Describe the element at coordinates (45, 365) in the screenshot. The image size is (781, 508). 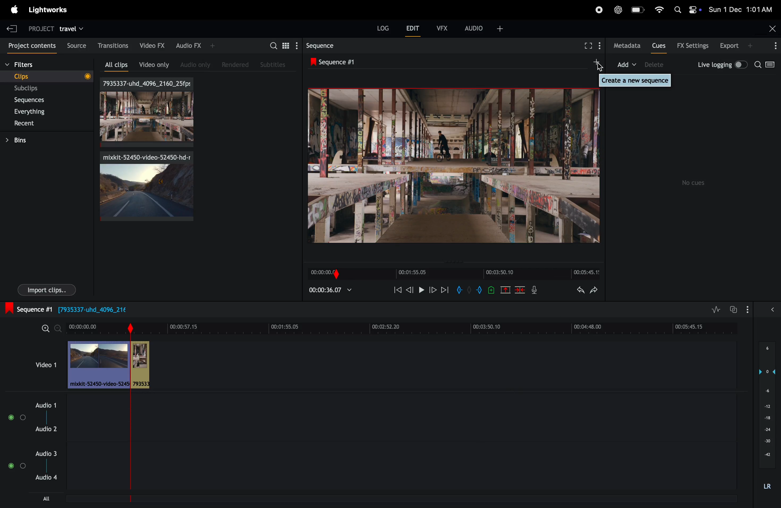
I see `video clips` at that location.